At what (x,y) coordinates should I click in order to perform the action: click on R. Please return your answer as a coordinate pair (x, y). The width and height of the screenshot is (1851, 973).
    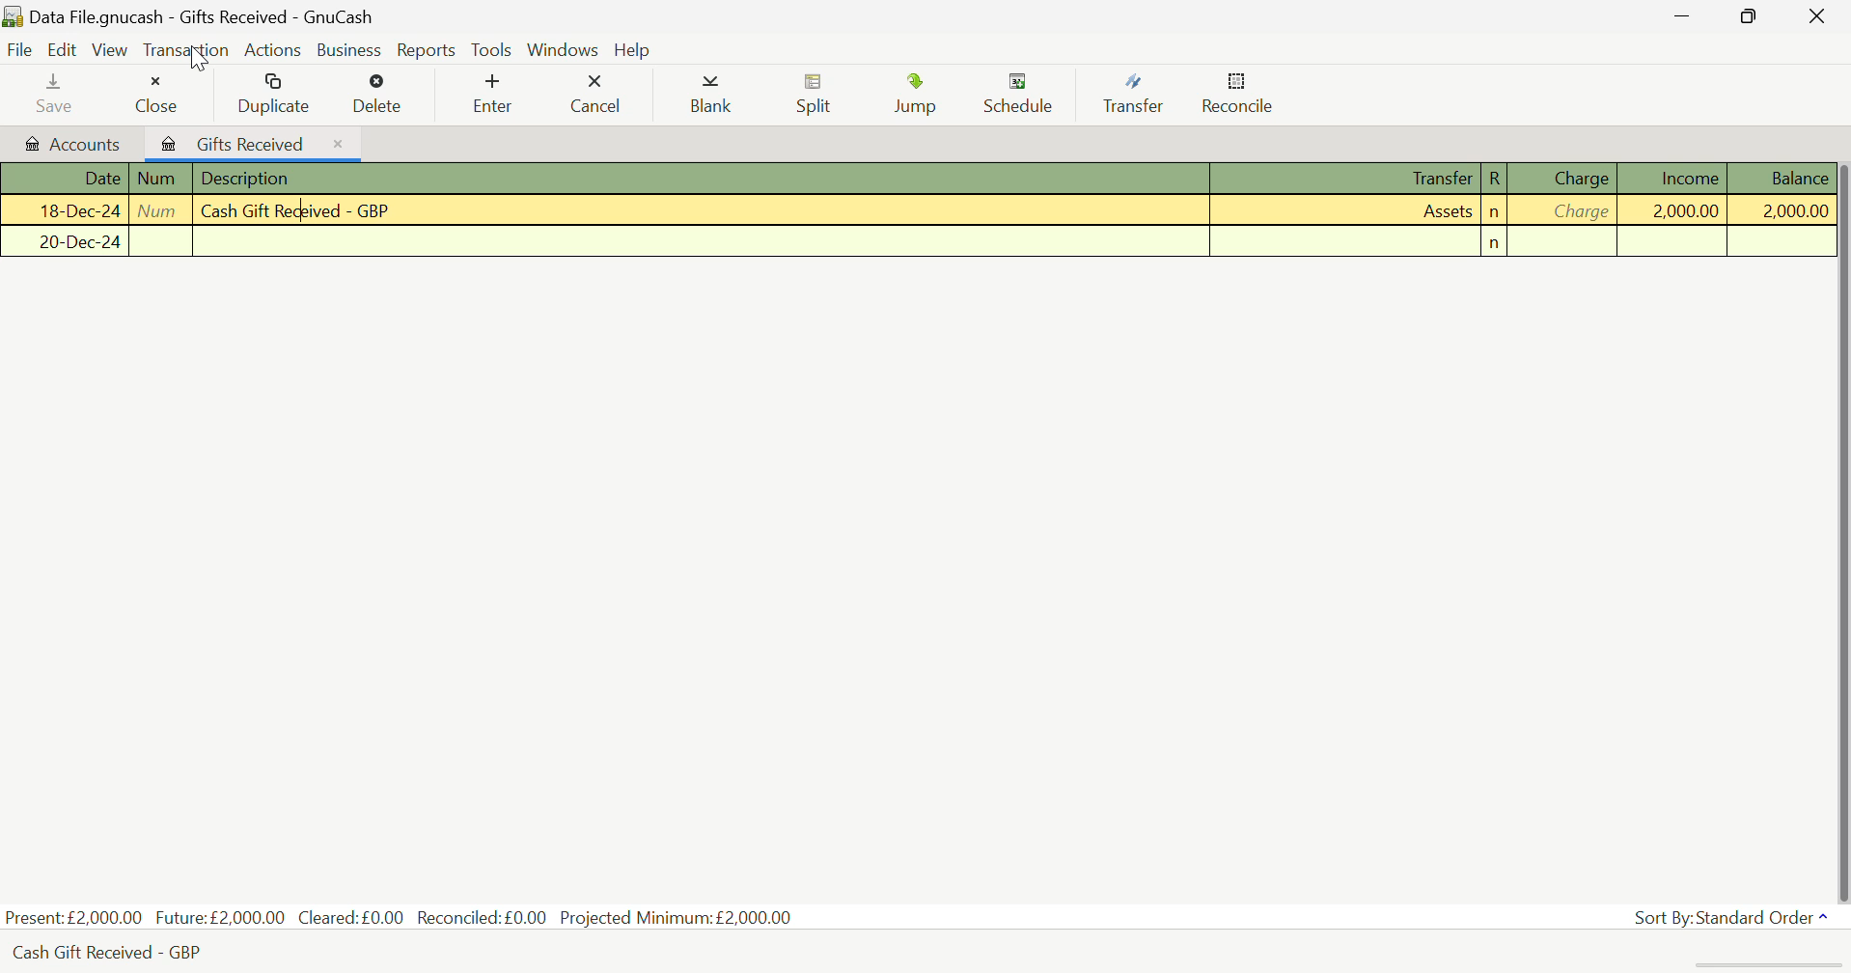
    Looking at the image, I should click on (1494, 179).